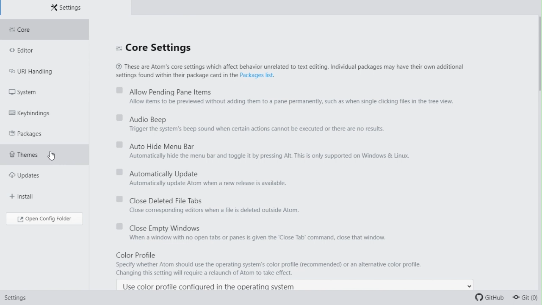 Image resolution: width=542 pixels, height=305 pixels. I want to click on Keybinding, so click(33, 113).